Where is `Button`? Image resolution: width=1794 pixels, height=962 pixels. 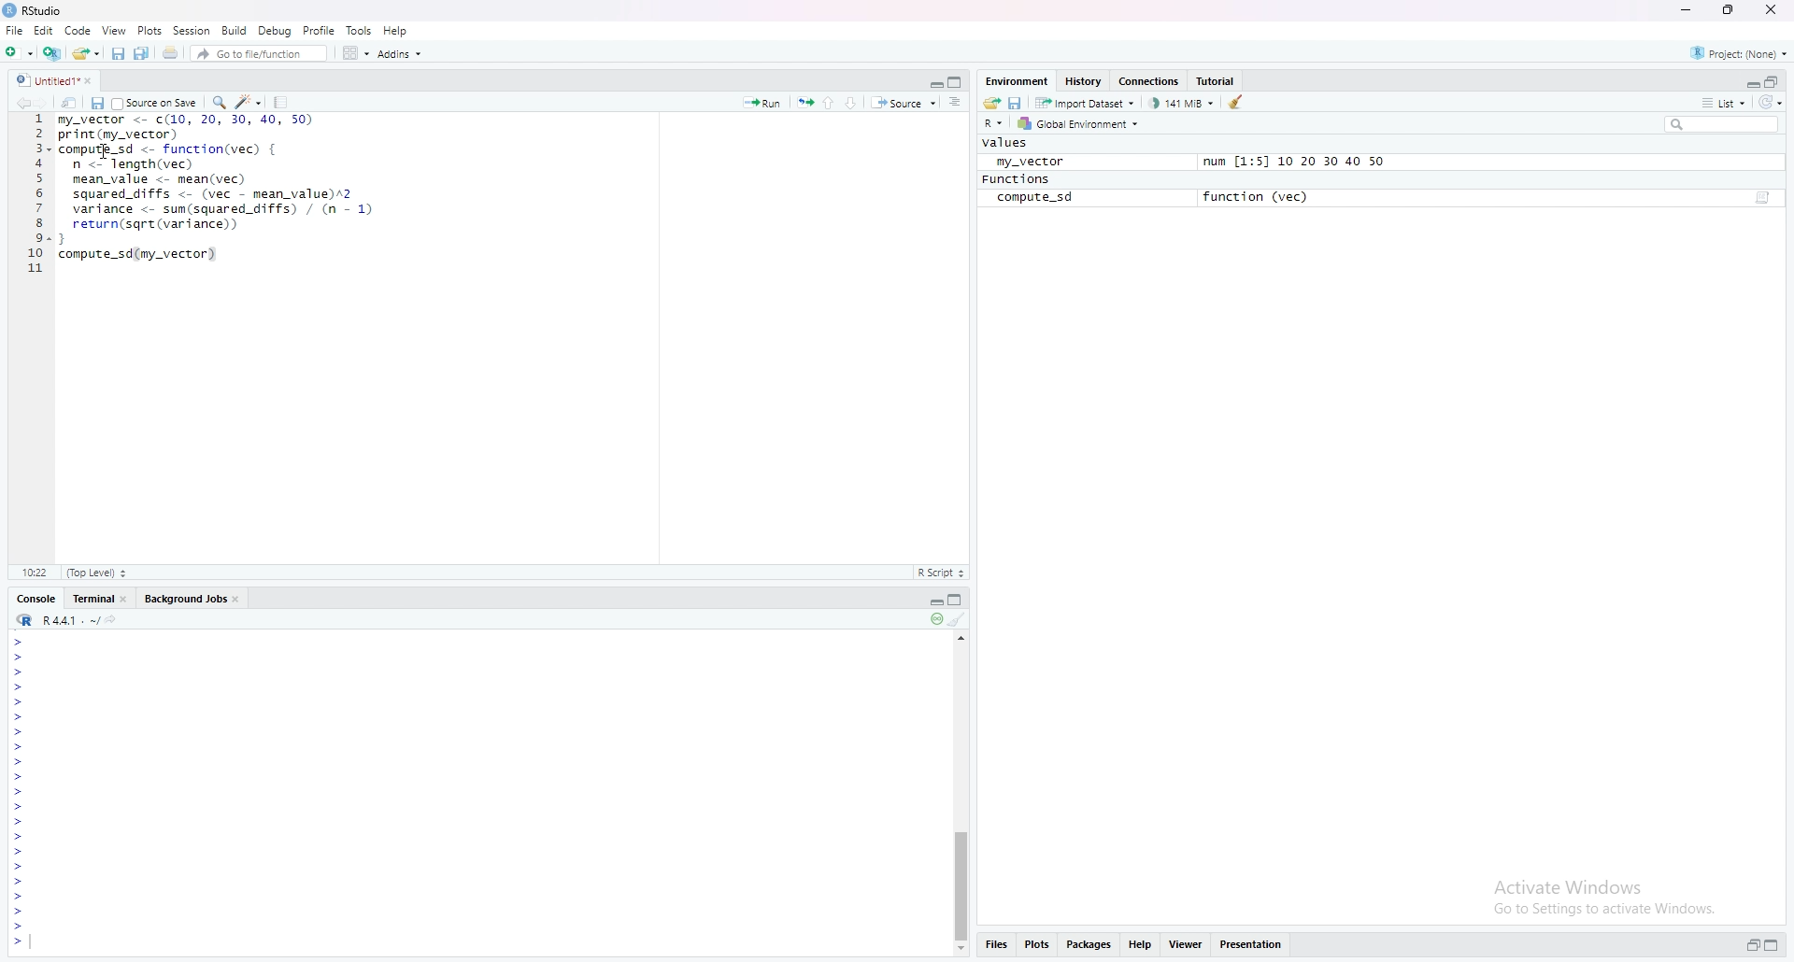
Button is located at coordinates (961, 950).